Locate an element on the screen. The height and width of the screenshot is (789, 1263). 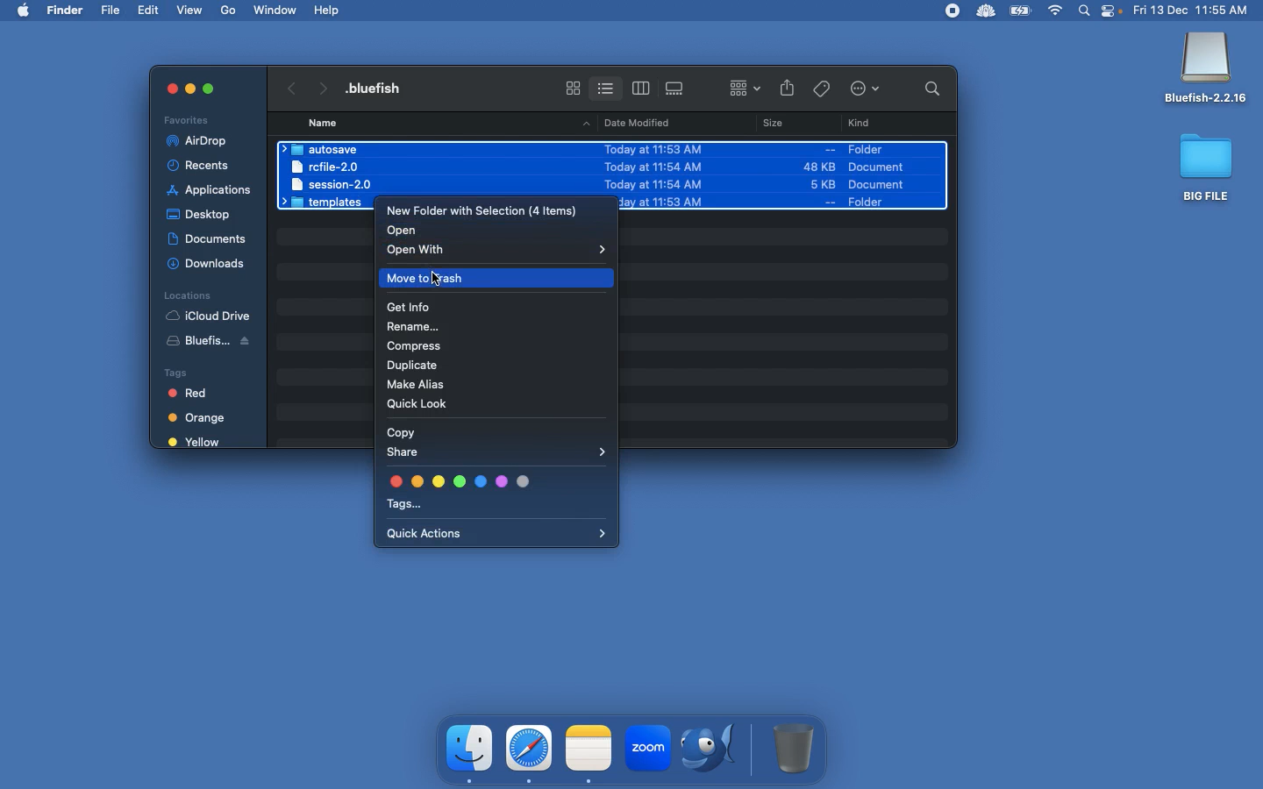
zoom is located at coordinates (646, 750).